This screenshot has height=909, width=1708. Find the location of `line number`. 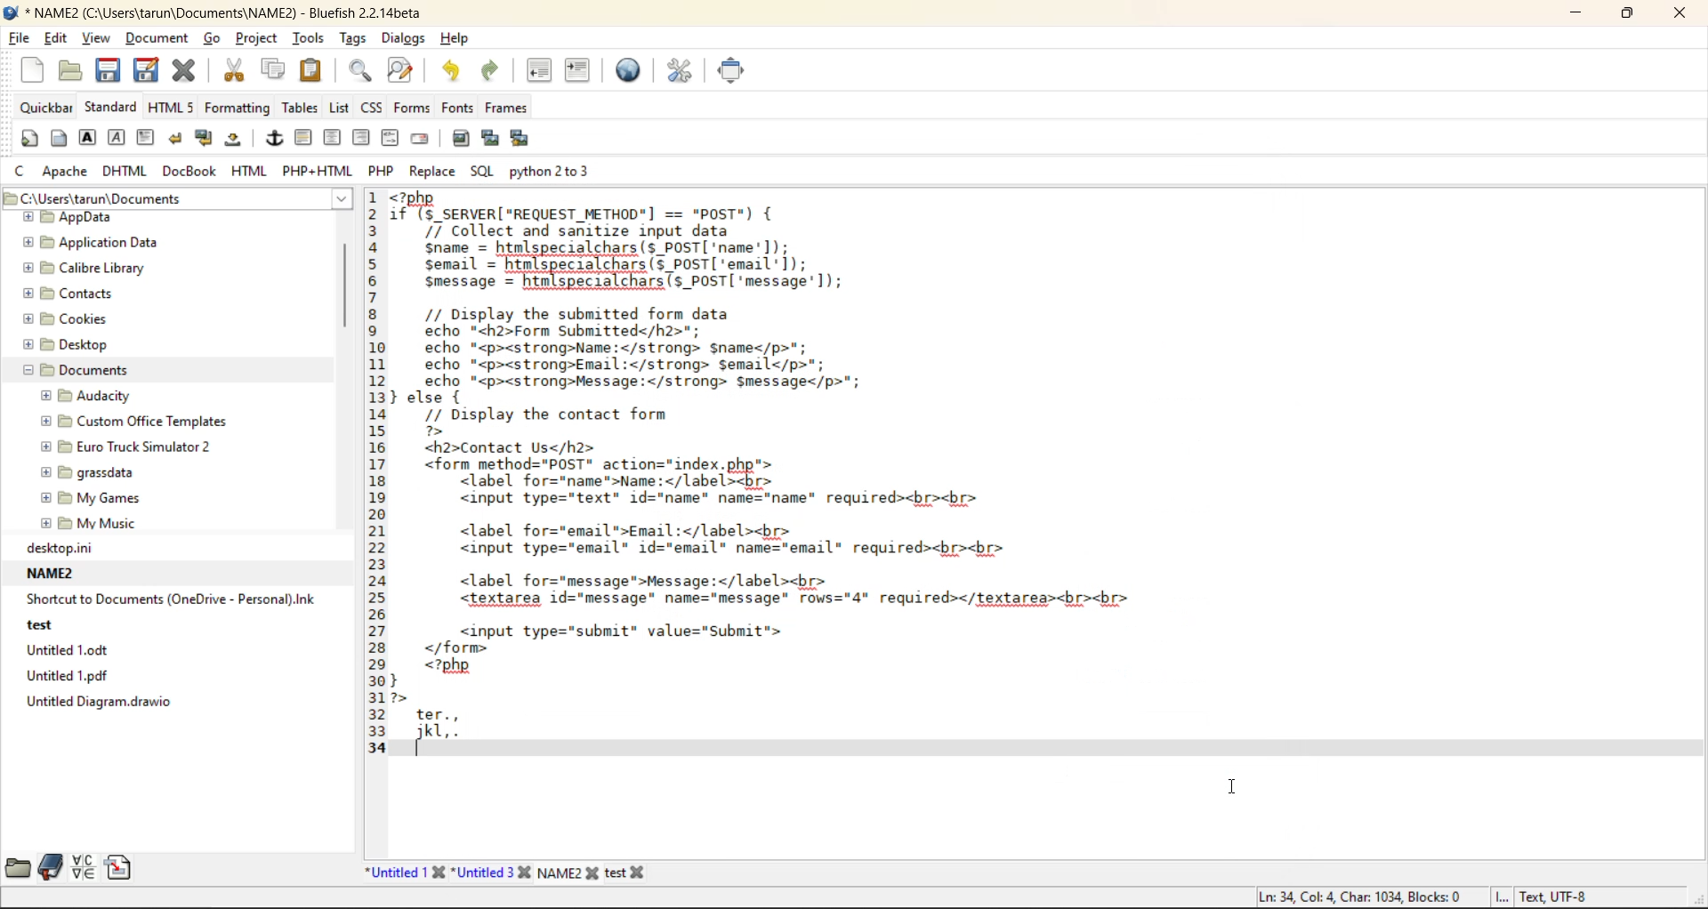

line number is located at coordinates (375, 472).